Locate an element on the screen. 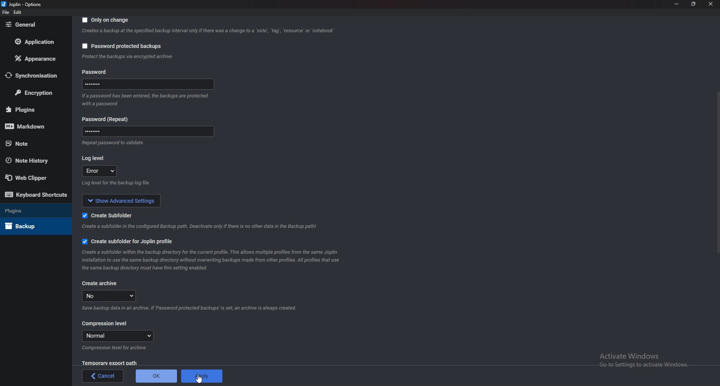 The image size is (720, 386). Application is located at coordinates (33, 42).